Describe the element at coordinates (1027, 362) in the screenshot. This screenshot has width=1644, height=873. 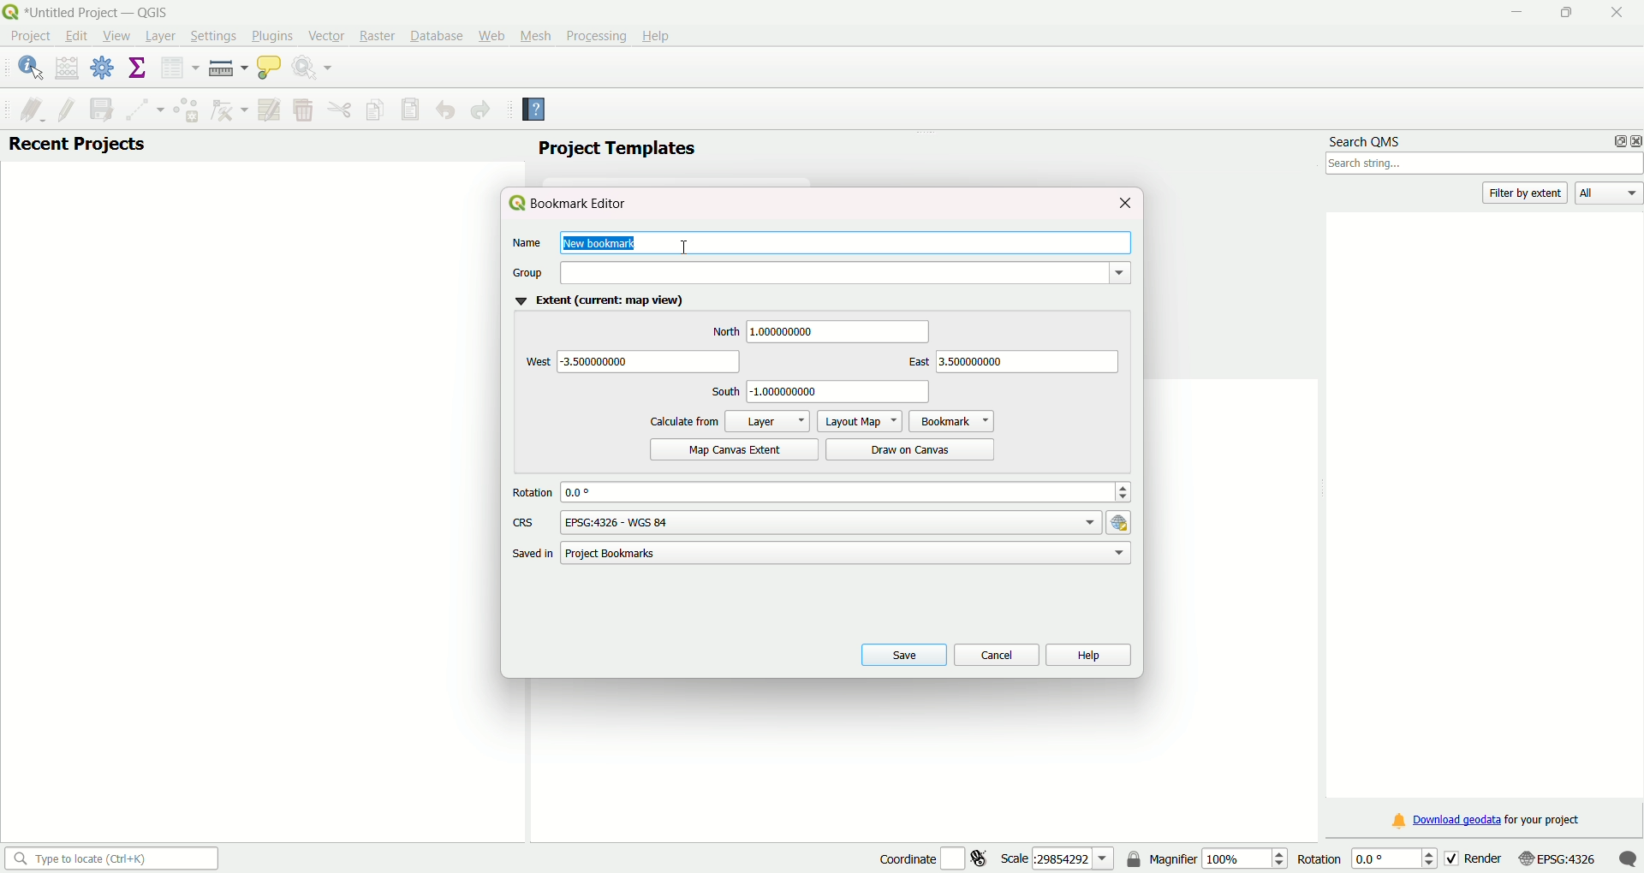
I see `text box` at that location.